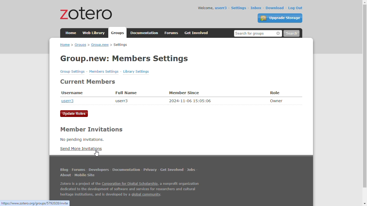 Image resolution: width=367 pixels, height=206 pixels. Describe the element at coordinates (74, 114) in the screenshot. I see `update roles` at that location.